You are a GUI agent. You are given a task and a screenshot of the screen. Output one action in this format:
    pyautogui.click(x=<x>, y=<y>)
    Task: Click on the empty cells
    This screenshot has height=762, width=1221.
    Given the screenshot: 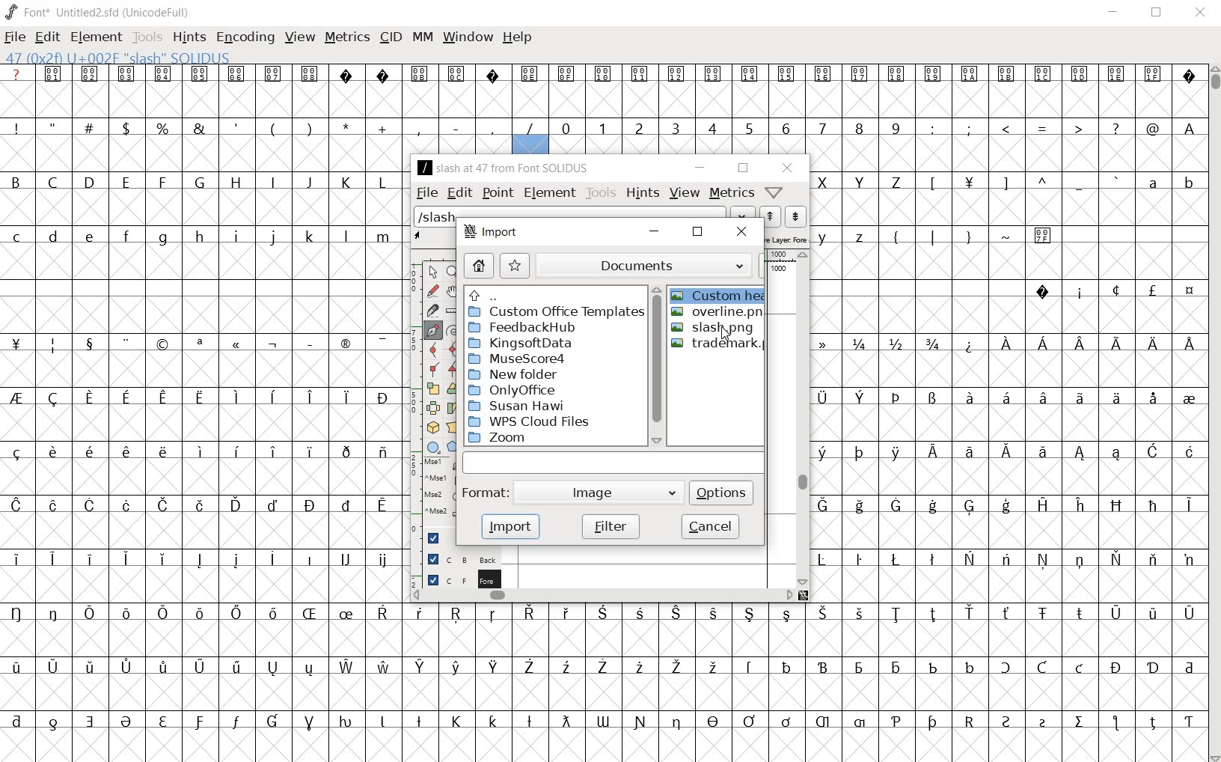 What is the action you would take?
    pyautogui.click(x=206, y=477)
    